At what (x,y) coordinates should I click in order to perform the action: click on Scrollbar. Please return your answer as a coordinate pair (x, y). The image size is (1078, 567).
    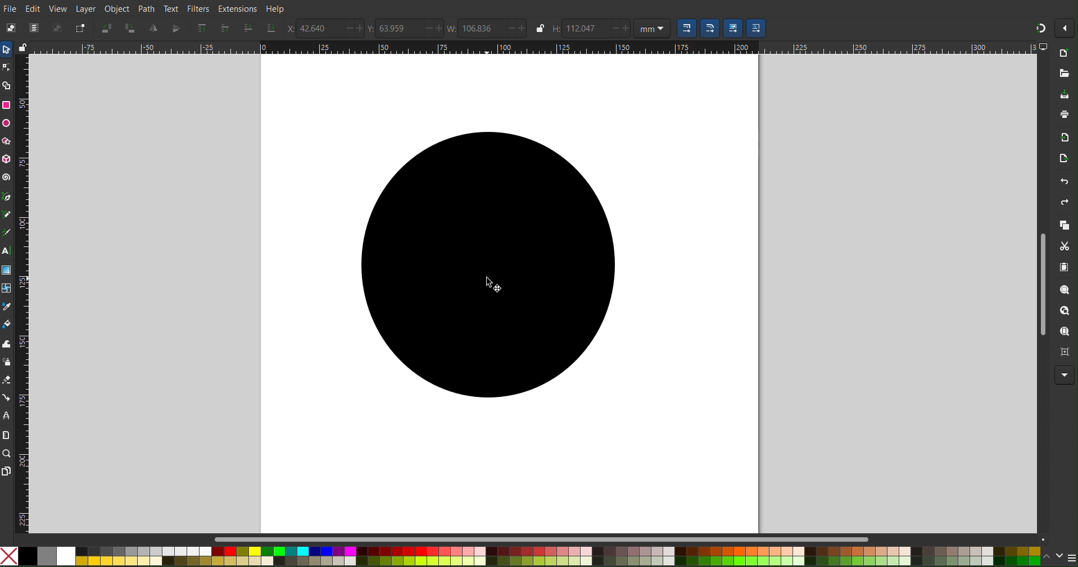
    Looking at the image, I should click on (1040, 281).